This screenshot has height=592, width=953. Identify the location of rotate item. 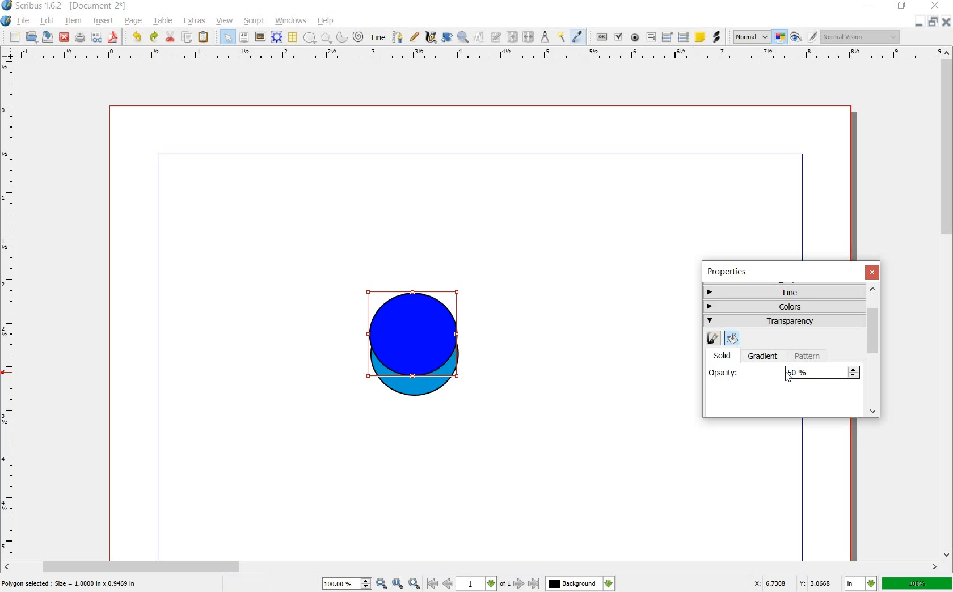
(447, 37).